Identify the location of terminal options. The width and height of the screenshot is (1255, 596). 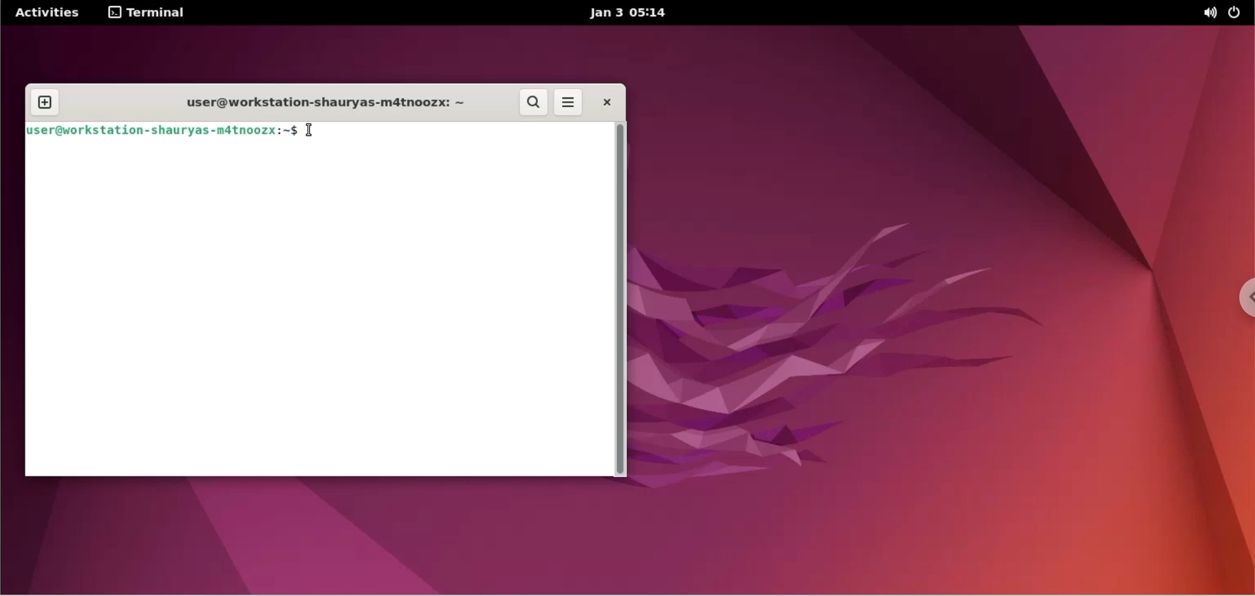
(148, 13).